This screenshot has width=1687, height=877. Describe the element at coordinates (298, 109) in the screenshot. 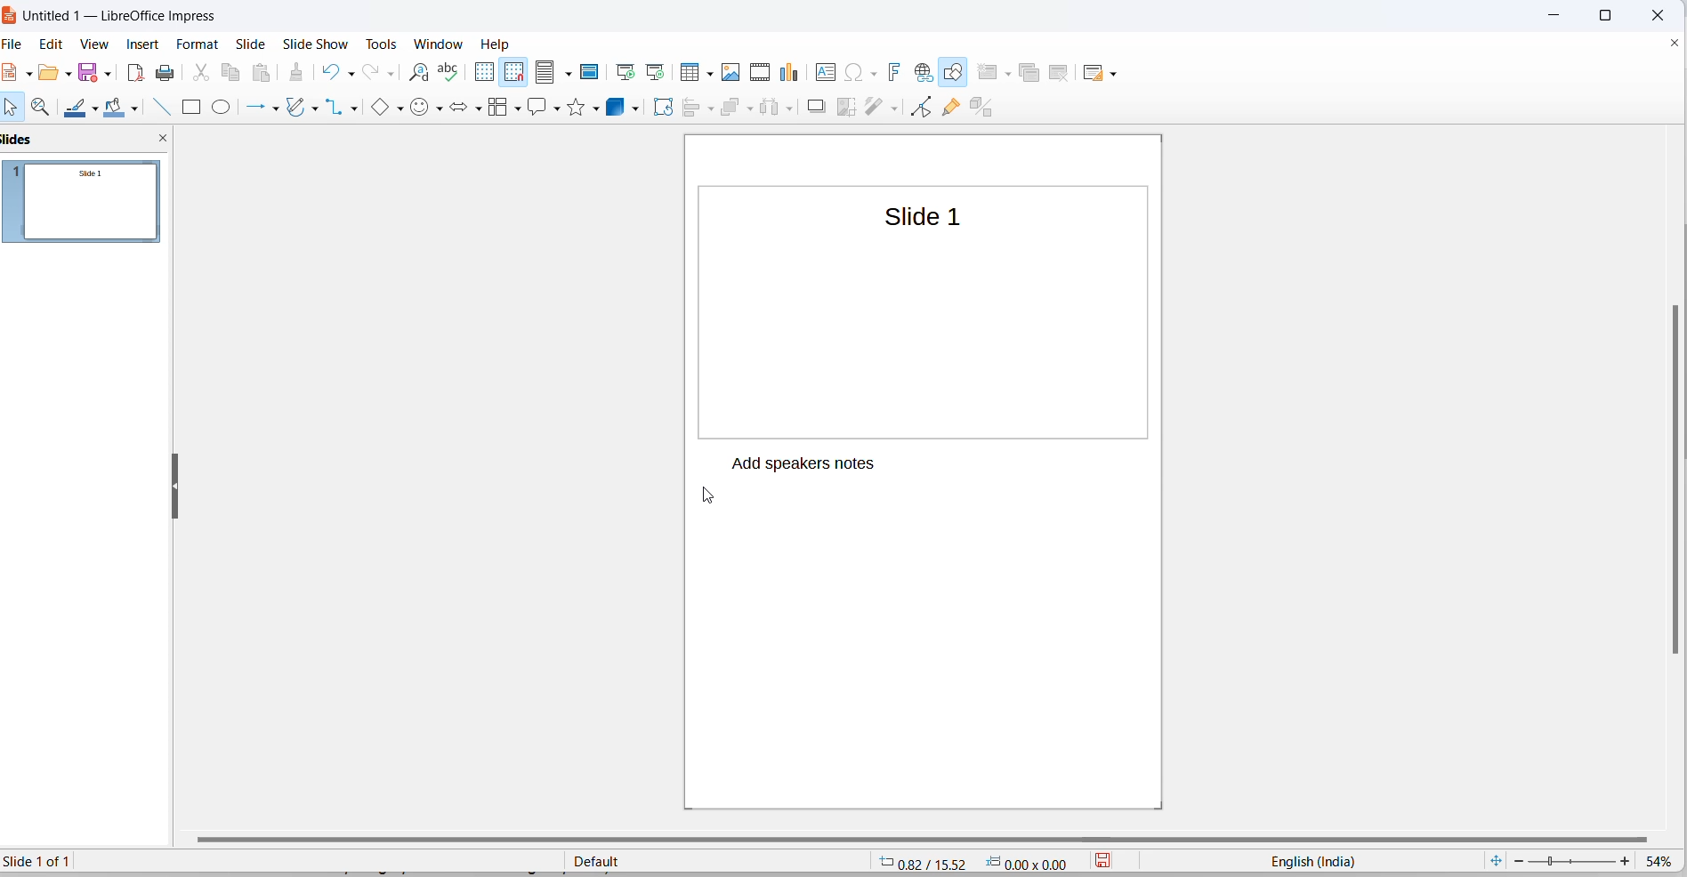

I see `curves and polygons` at that location.